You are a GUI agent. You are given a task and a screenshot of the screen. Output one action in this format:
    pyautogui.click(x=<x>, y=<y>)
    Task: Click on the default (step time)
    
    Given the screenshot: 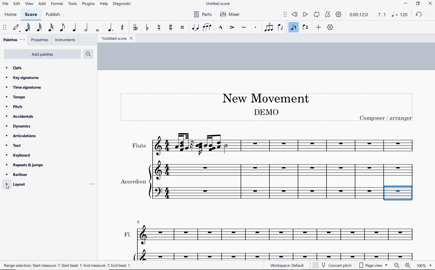 What is the action you would take?
    pyautogui.click(x=17, y=28)
    